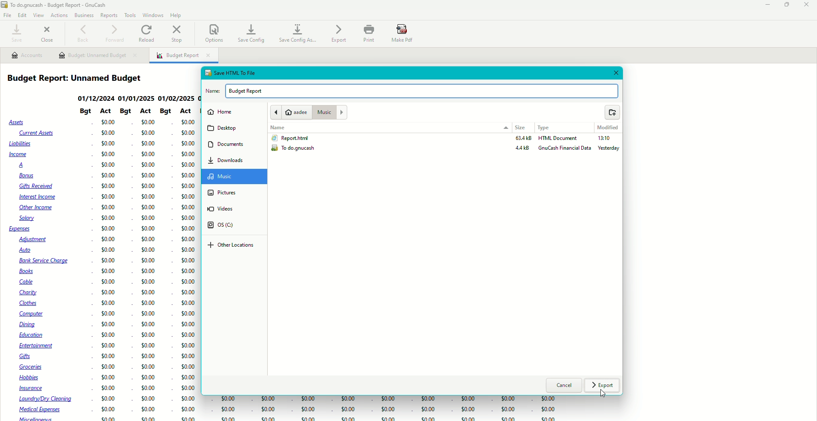  I want to click on Type, so click(547, 128).